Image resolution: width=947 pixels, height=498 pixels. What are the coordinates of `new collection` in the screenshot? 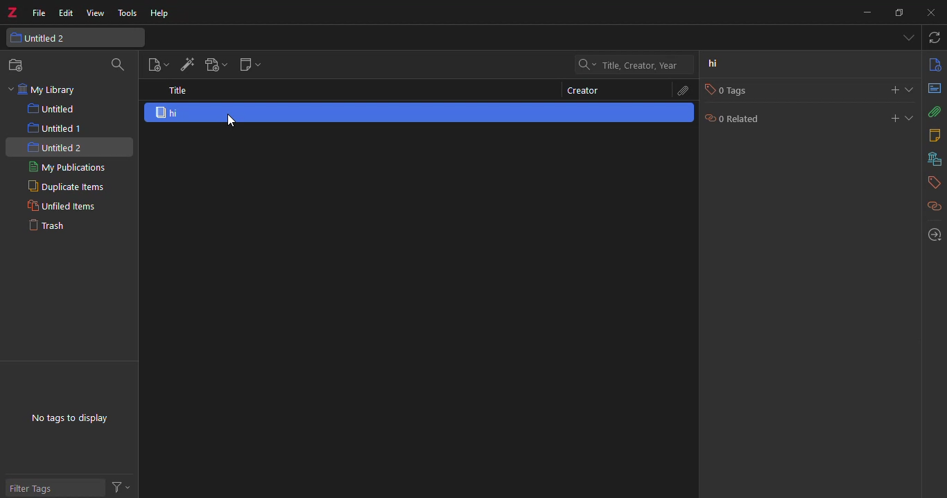 It's located at (17, 65).